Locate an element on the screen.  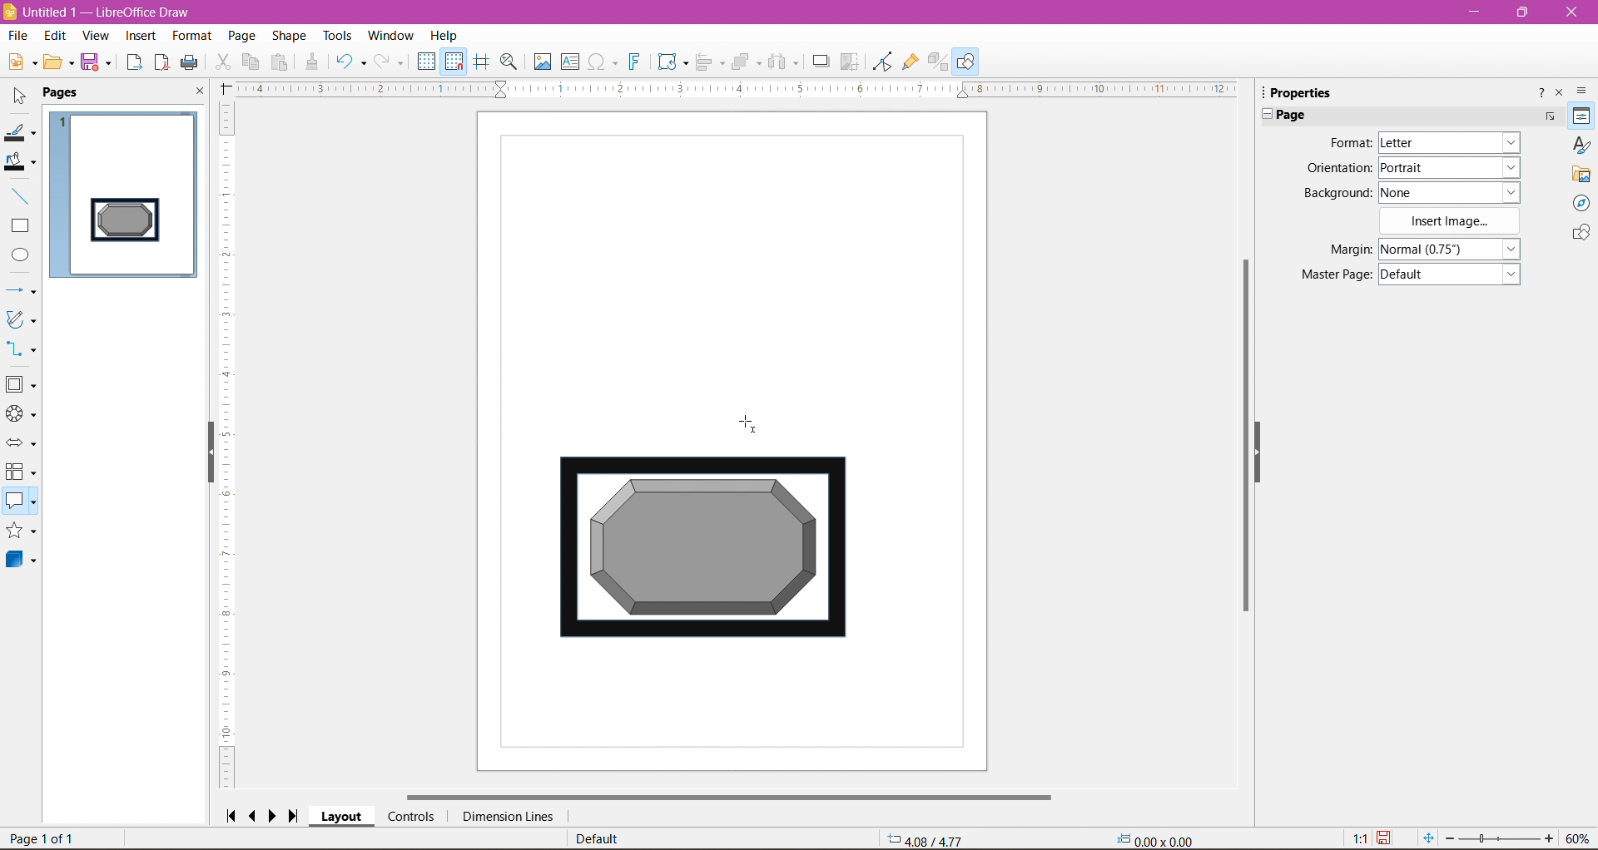
Help is located at coordinates (444, 35).